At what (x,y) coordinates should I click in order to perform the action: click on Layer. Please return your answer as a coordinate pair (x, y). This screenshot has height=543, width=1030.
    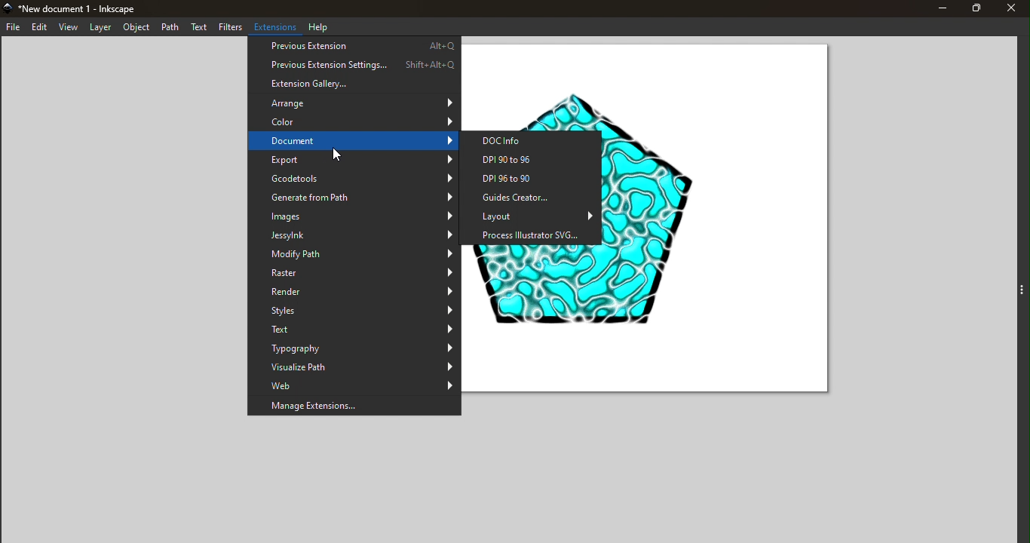
    Looking at the image, I should click on (103, 27).